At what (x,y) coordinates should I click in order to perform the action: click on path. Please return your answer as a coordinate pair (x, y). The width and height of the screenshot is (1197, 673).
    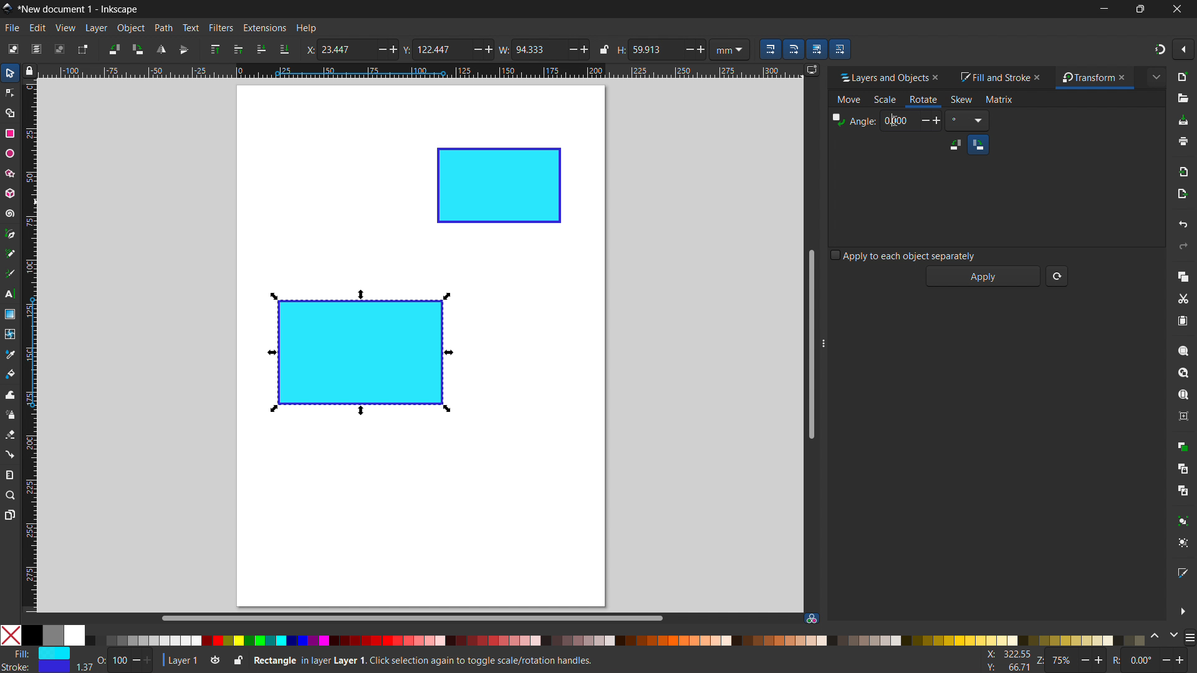
    Looking at the image, I should click on (163, 28).